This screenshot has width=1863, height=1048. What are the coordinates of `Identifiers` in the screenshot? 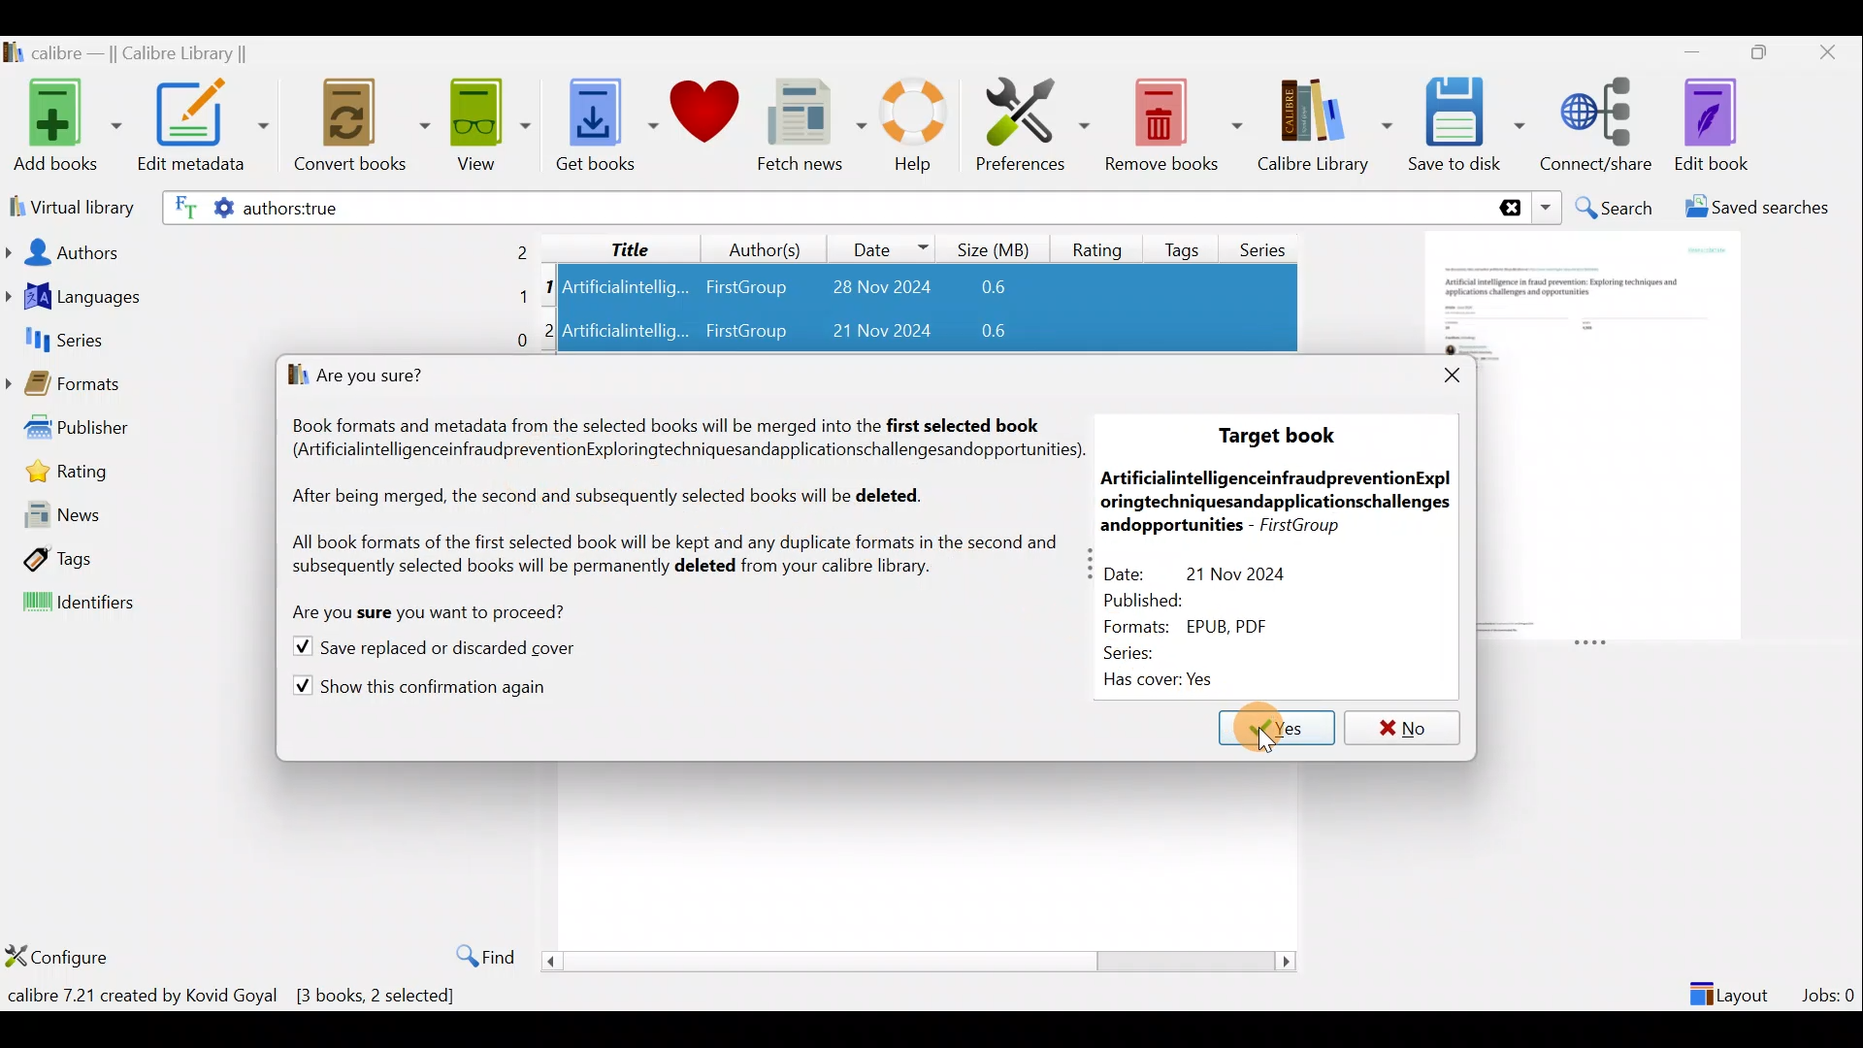 It's located at (135, 603).